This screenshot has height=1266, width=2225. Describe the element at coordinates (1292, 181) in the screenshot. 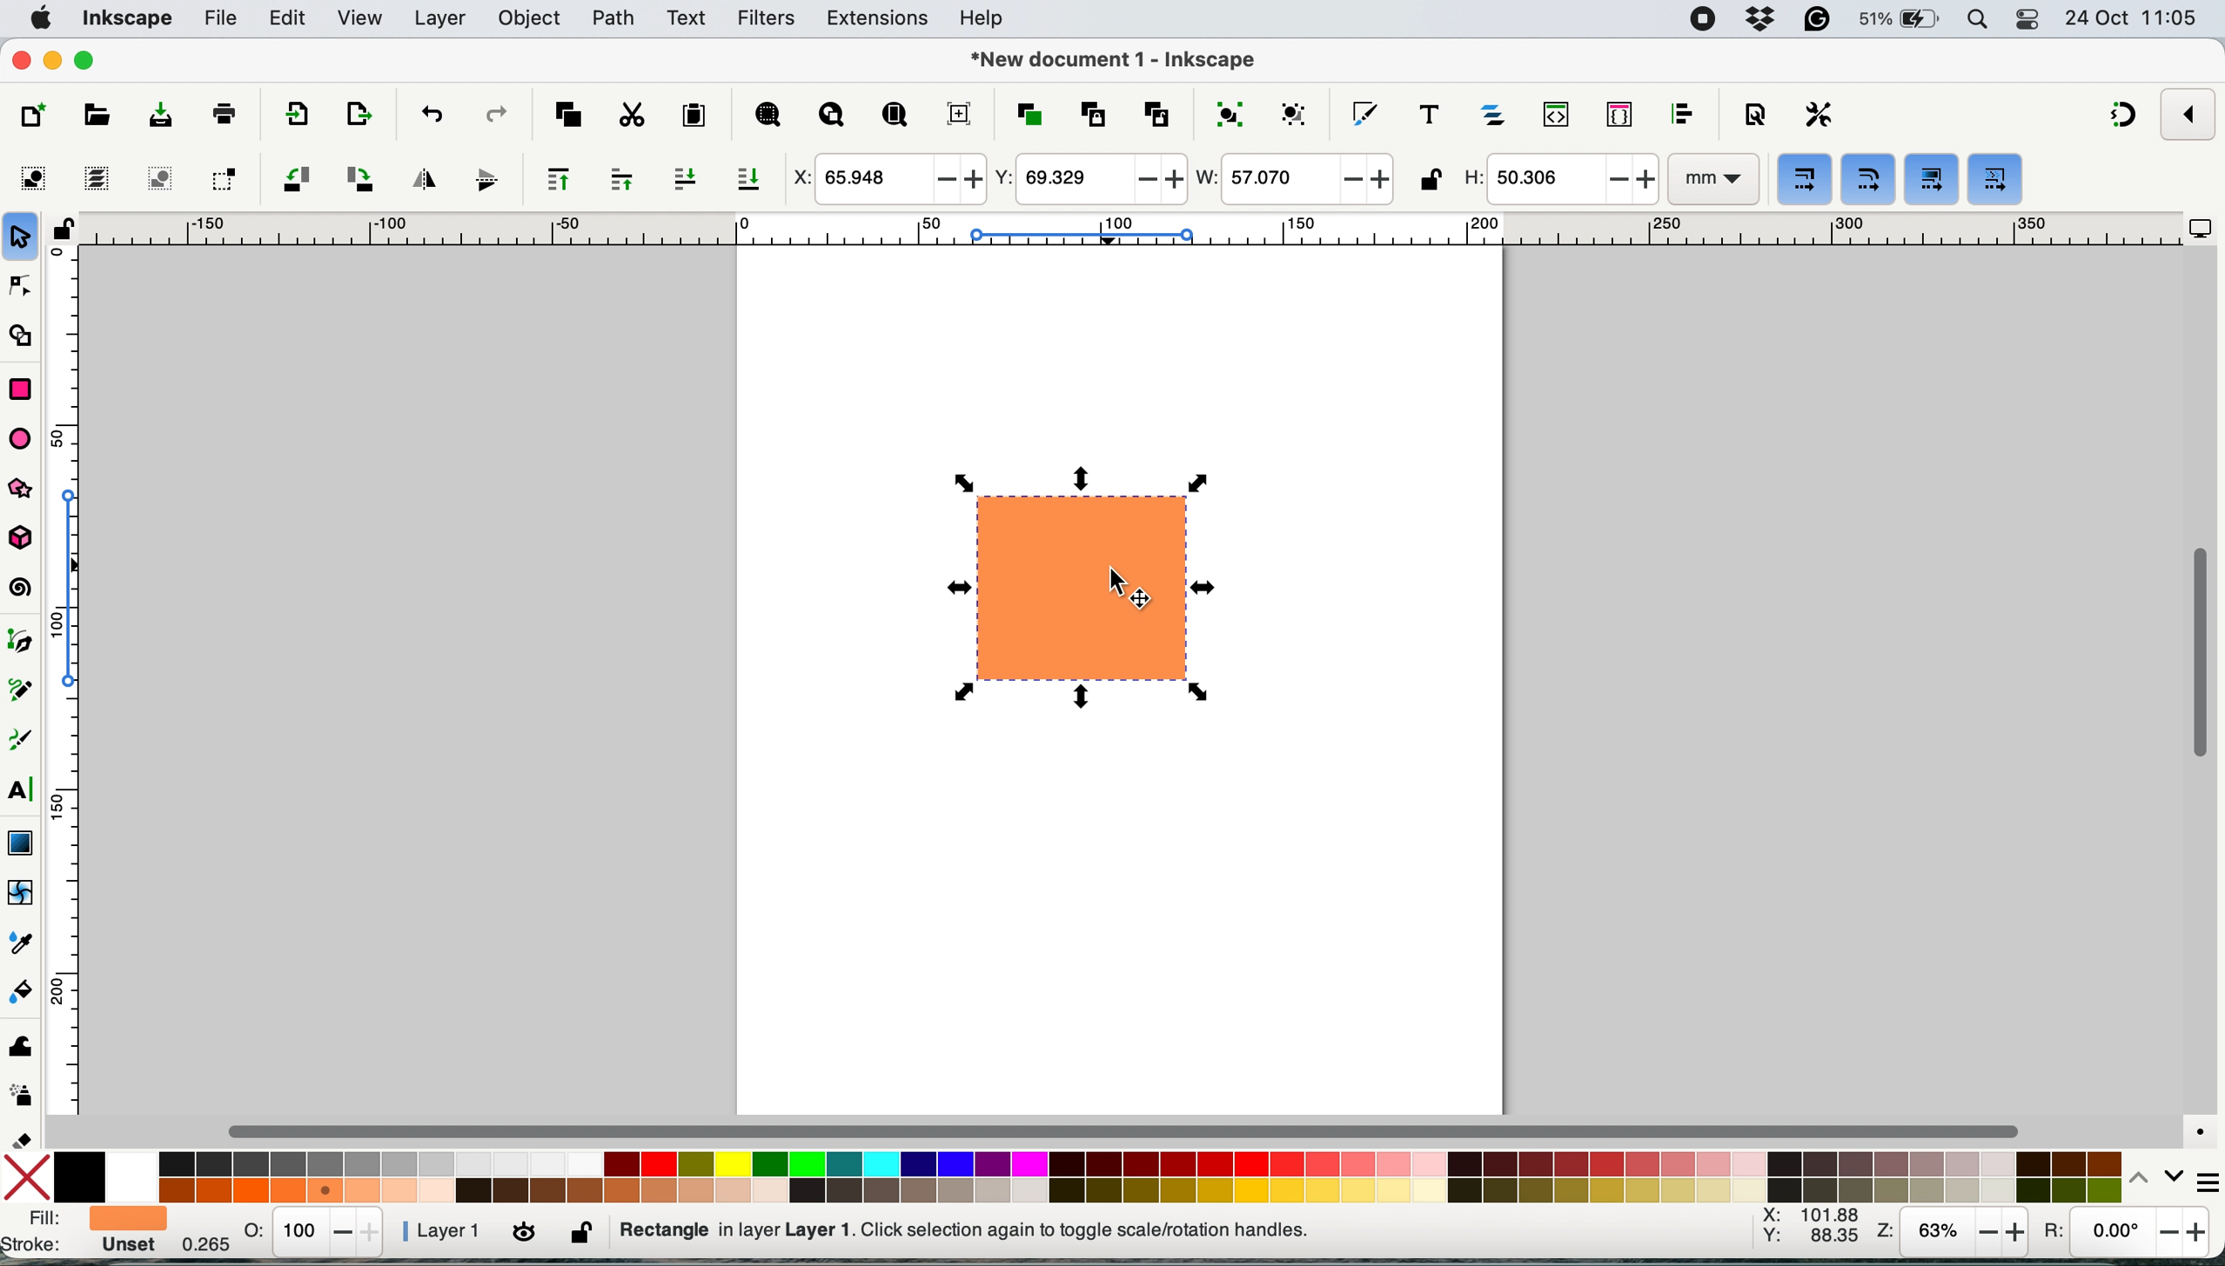

I see `width` at that location.